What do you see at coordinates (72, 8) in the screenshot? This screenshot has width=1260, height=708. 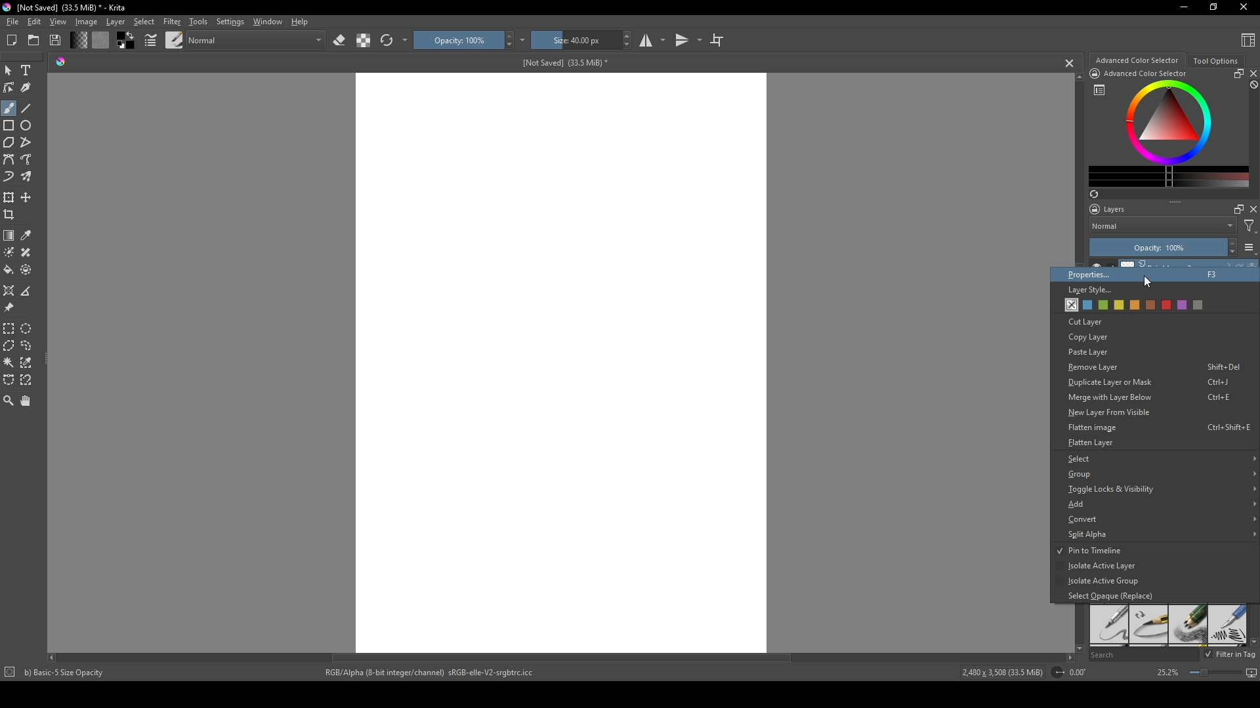 I see `[Not Saved] (33.5 MiB) - Krita` at bounding box center [72, 8].